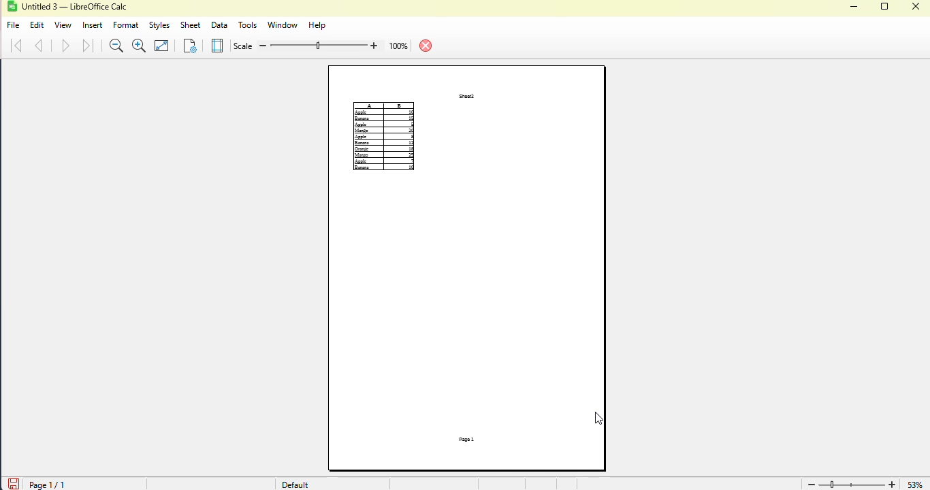 The width and height of the screenshot is (930, 490). I want to click on first page, so click(16, 46).